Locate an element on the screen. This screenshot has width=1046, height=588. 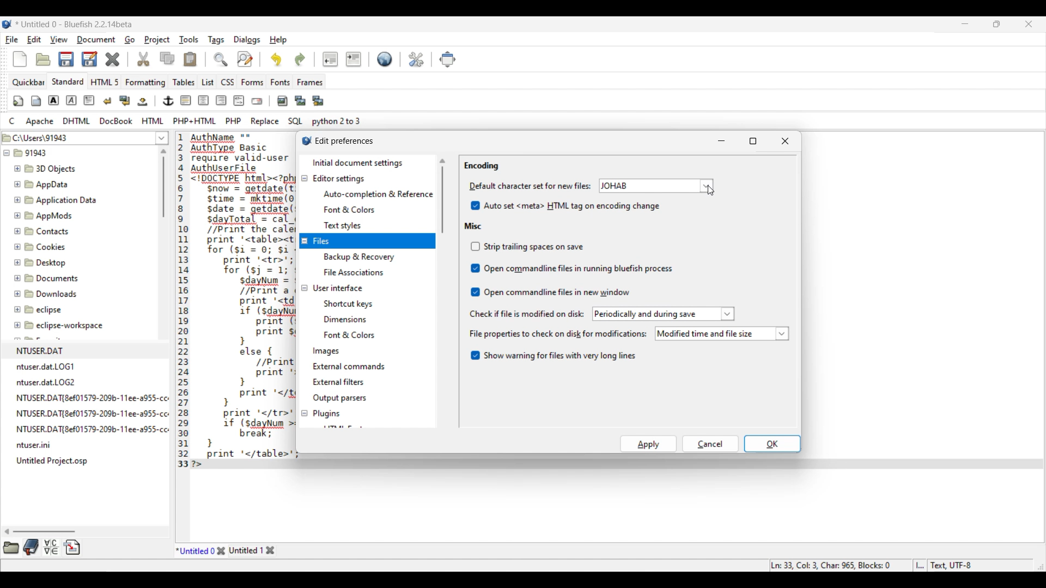
View menu is located at coordinates (59, 40).